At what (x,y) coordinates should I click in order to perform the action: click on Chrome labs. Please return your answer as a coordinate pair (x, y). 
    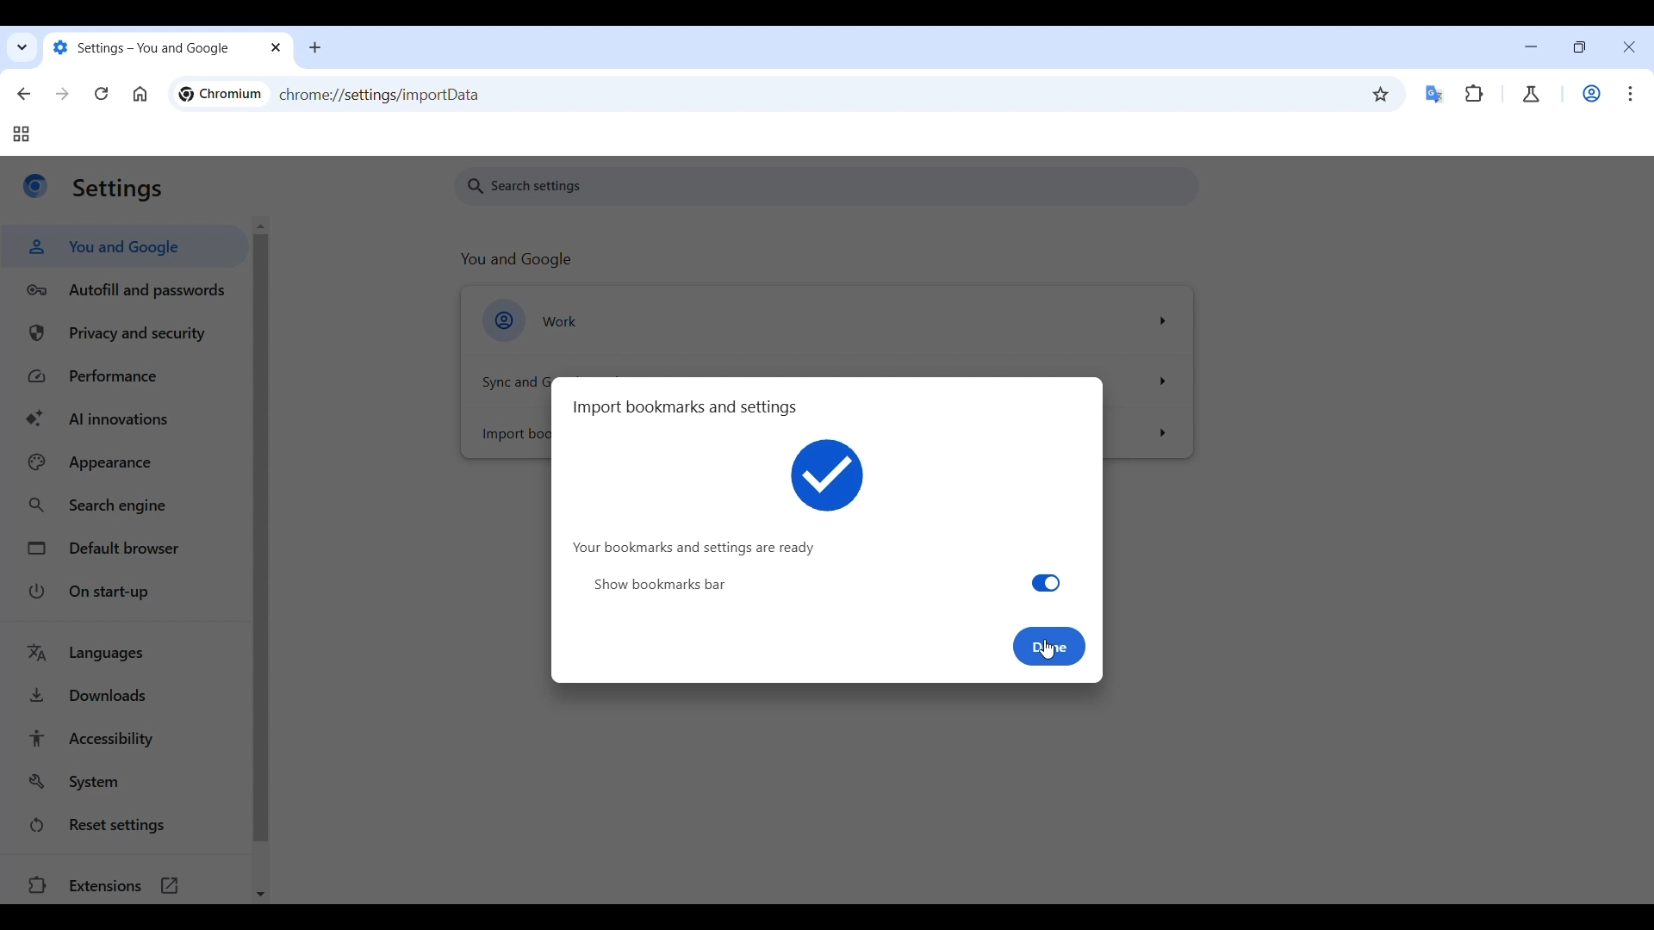
    Looking at the image, I should click on (1531, 94).